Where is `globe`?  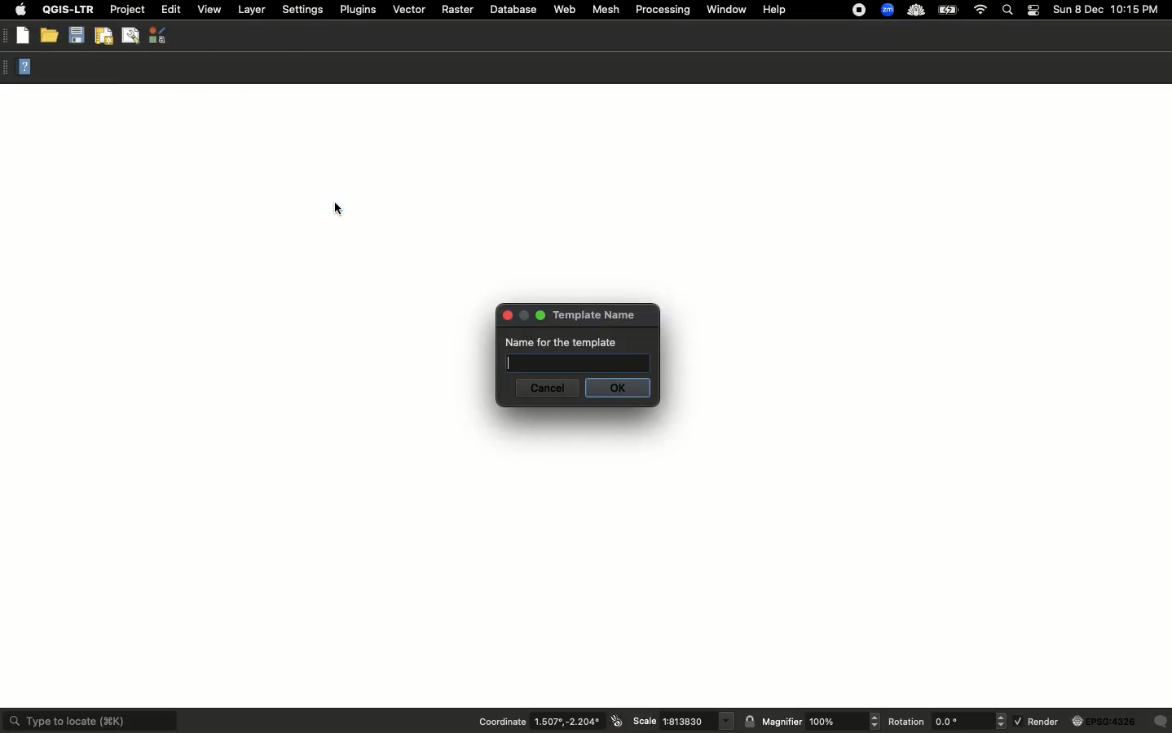 globe is located at coordinates (1106, 722).